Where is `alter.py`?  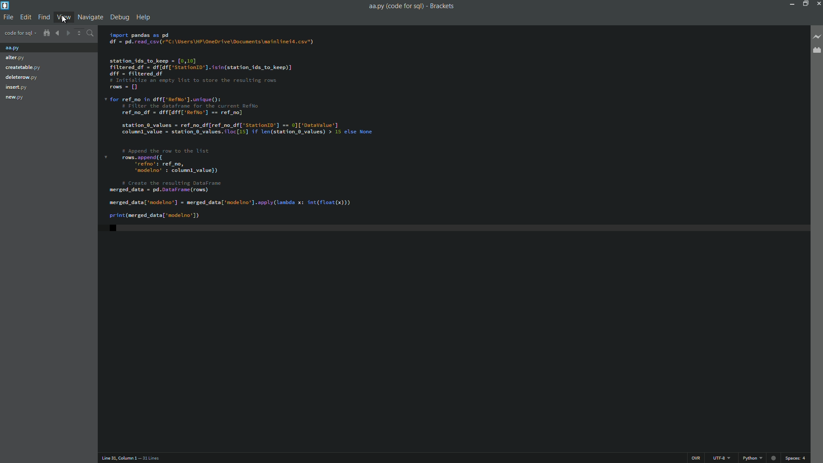
alter.py is located at coordinates (15, 58).